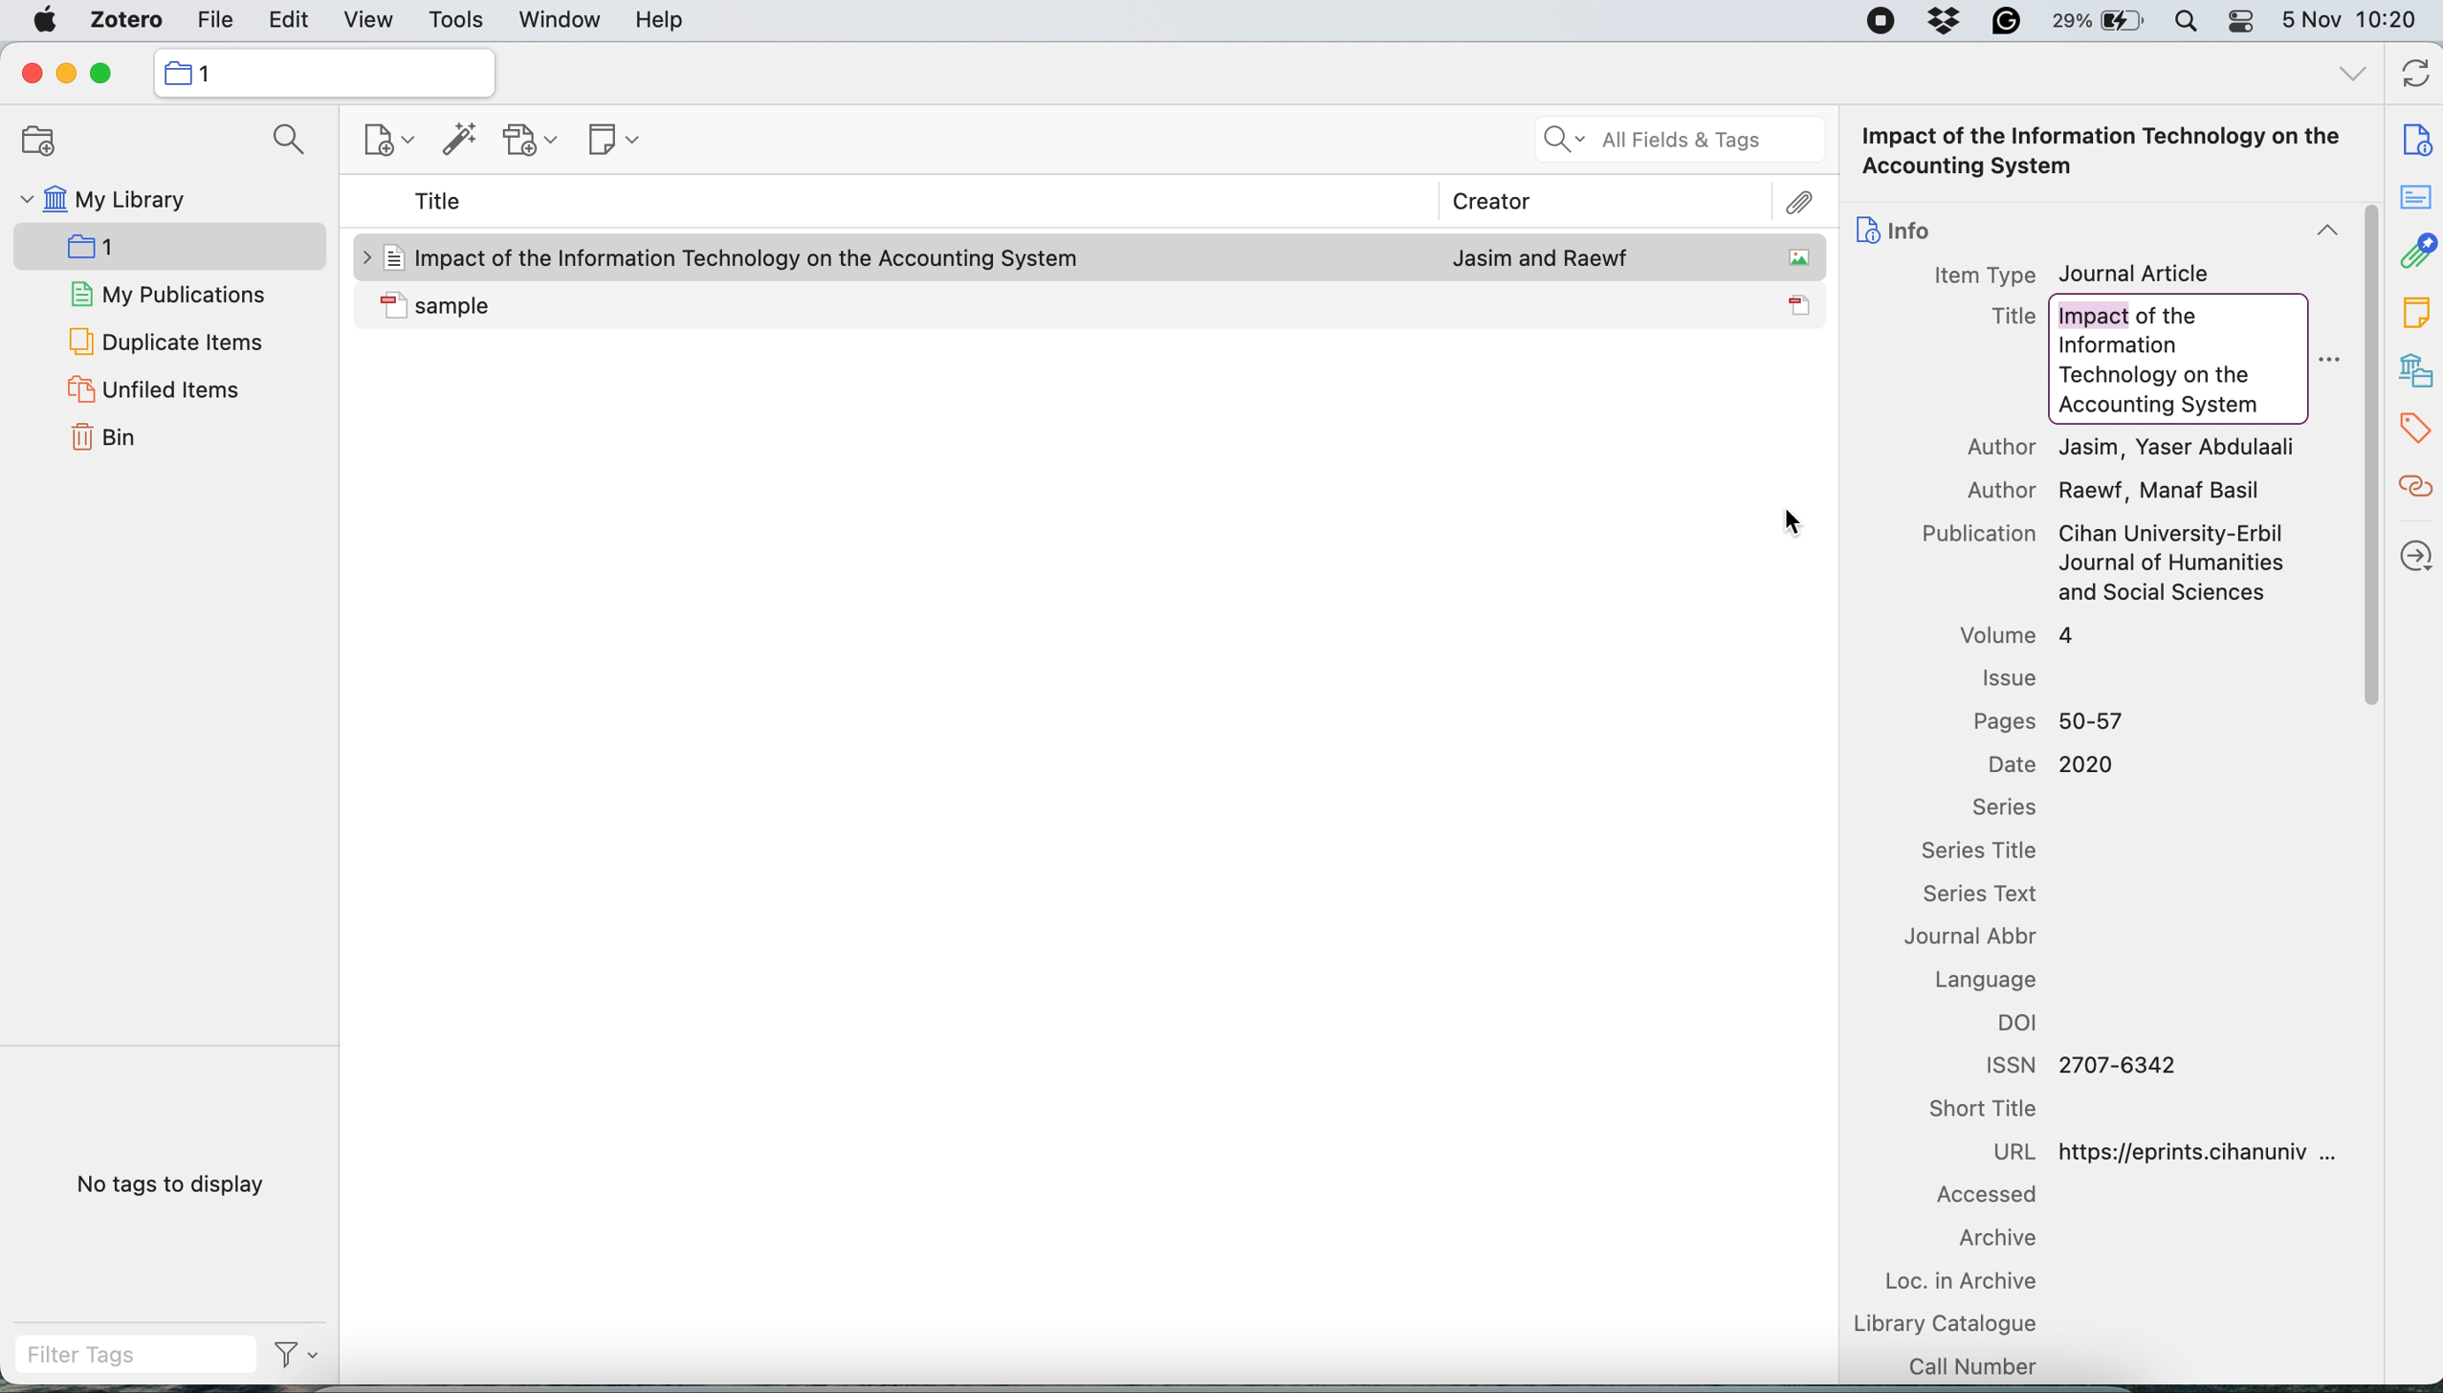  What do you see at coordinates (381, 140) in the screenshot?
I see `new item` at bounding box center [381, 140].